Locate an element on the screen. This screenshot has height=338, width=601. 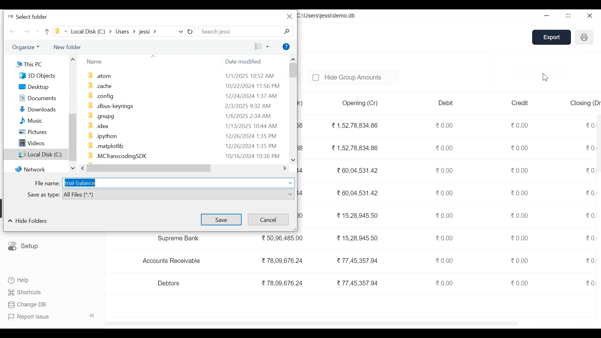
scrollbar is located at coordinates (313, 323).